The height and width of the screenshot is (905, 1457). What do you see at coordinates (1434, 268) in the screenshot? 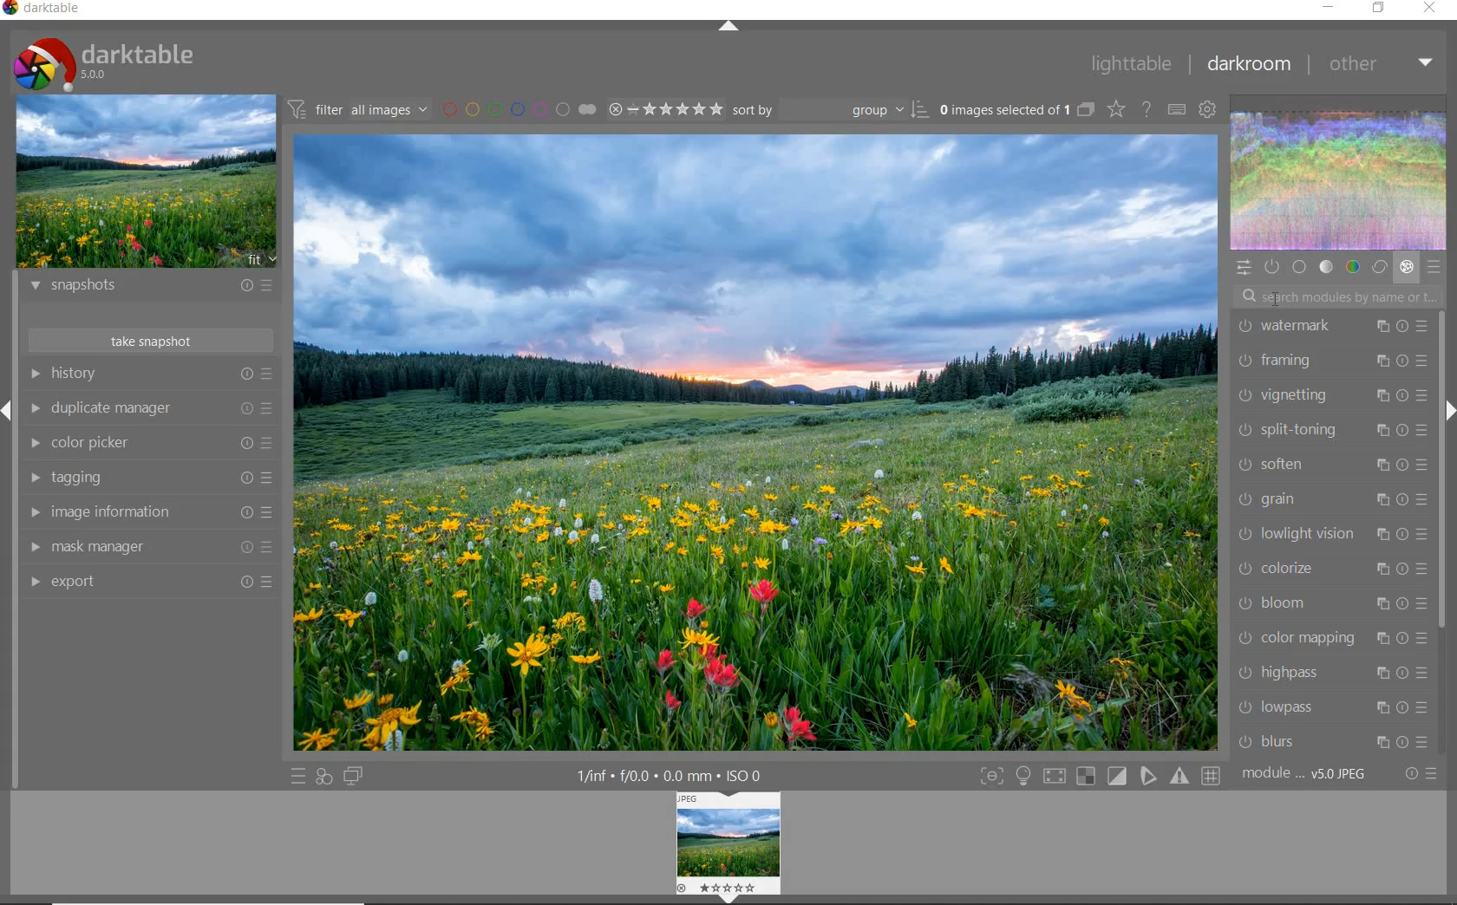
I see `presets` at bounding box center [1434, 268].